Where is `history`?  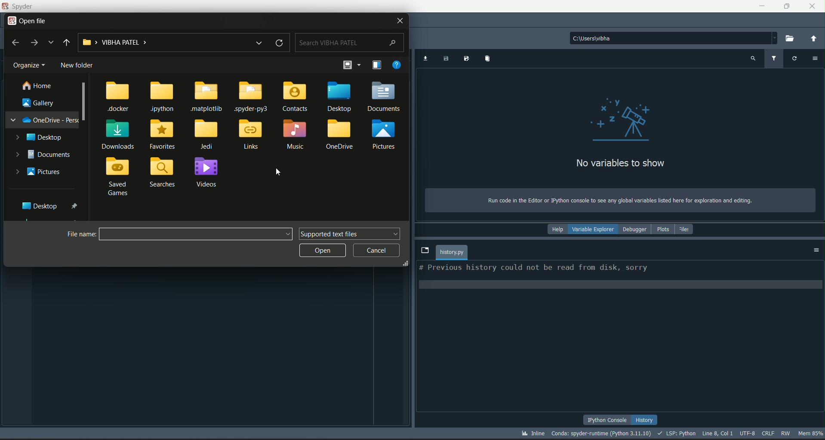 history is located at coordinates (646, 419).